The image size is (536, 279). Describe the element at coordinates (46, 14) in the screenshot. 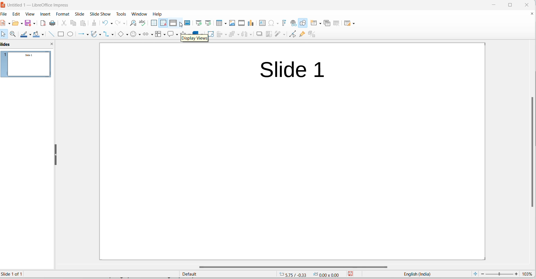

I see `insert` at that location.